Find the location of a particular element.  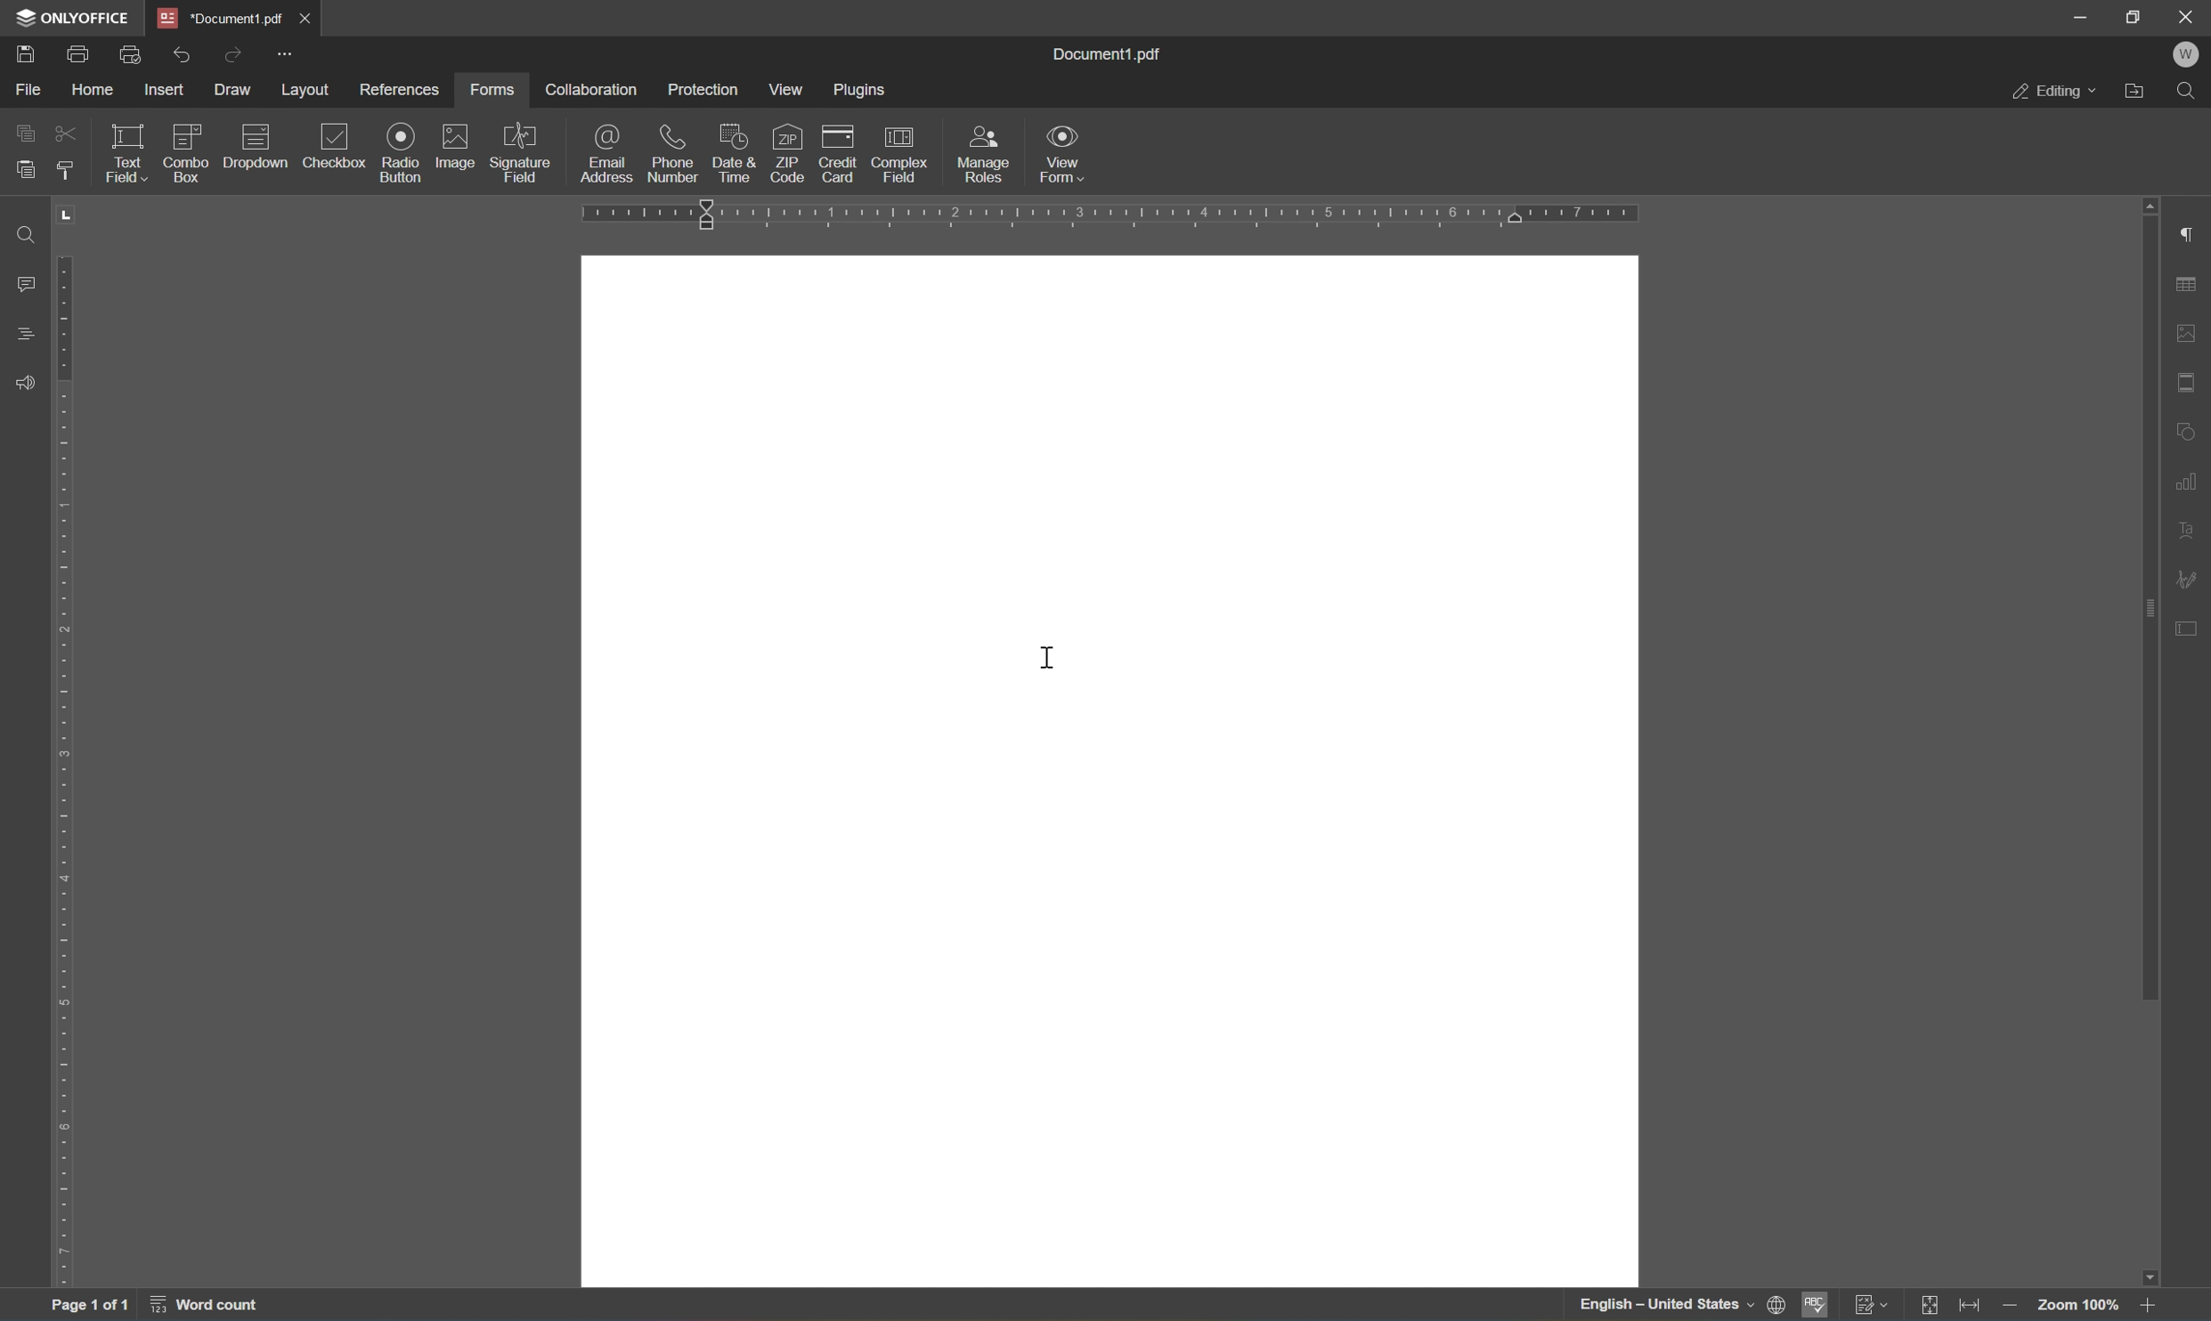

ONLYOFFICE is located at coordinates (69, 17).